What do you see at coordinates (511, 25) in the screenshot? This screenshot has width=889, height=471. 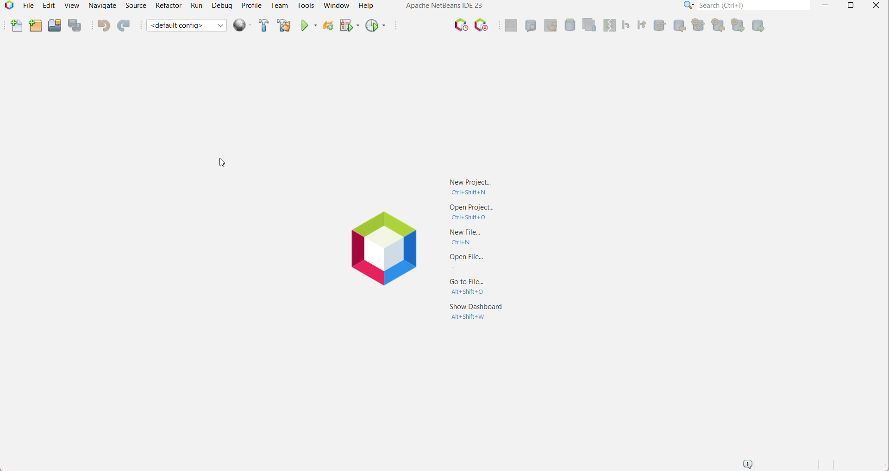 I see `Show Annotations` at bounding box center [511, 25].